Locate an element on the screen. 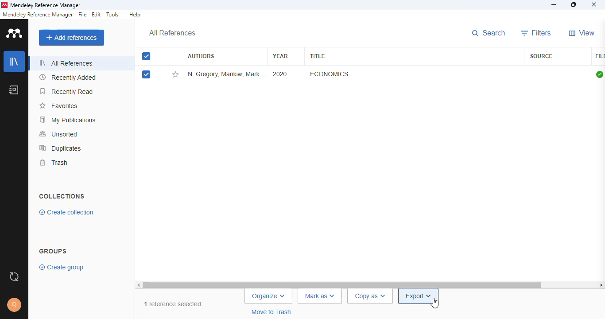 The image size is (605, 319). all files downloaded is located at coordinates (599, 74).